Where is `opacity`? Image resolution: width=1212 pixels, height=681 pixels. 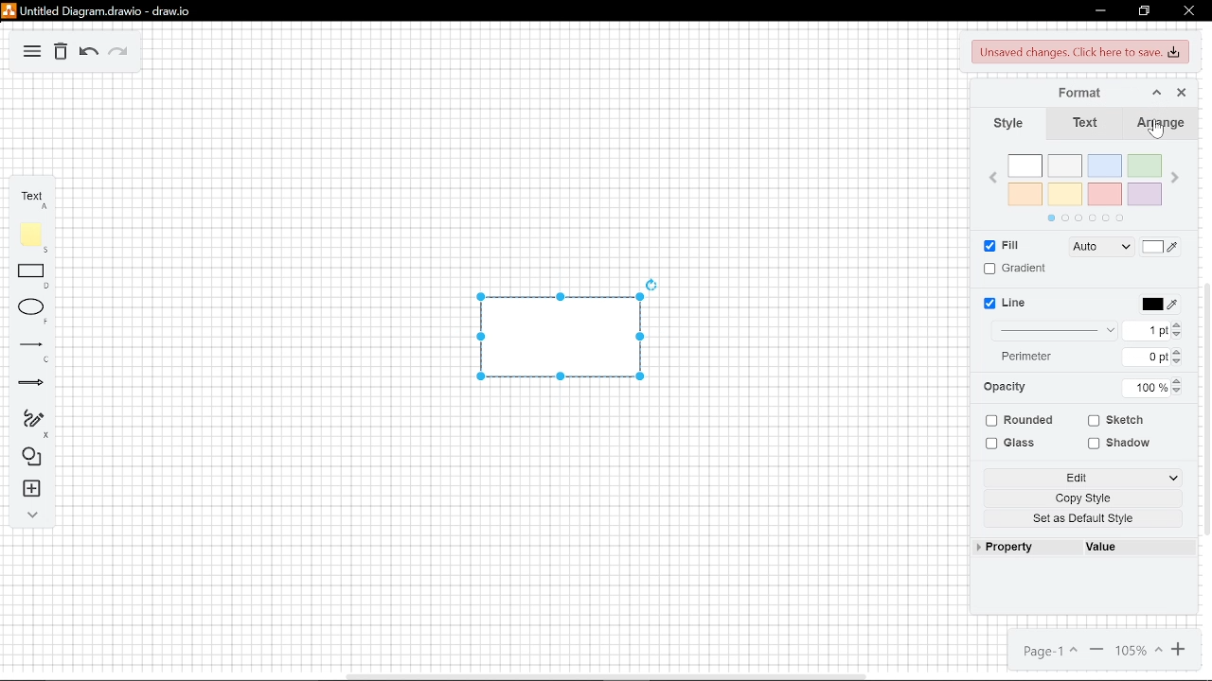
opacity is located at coordinates (1005, 389).